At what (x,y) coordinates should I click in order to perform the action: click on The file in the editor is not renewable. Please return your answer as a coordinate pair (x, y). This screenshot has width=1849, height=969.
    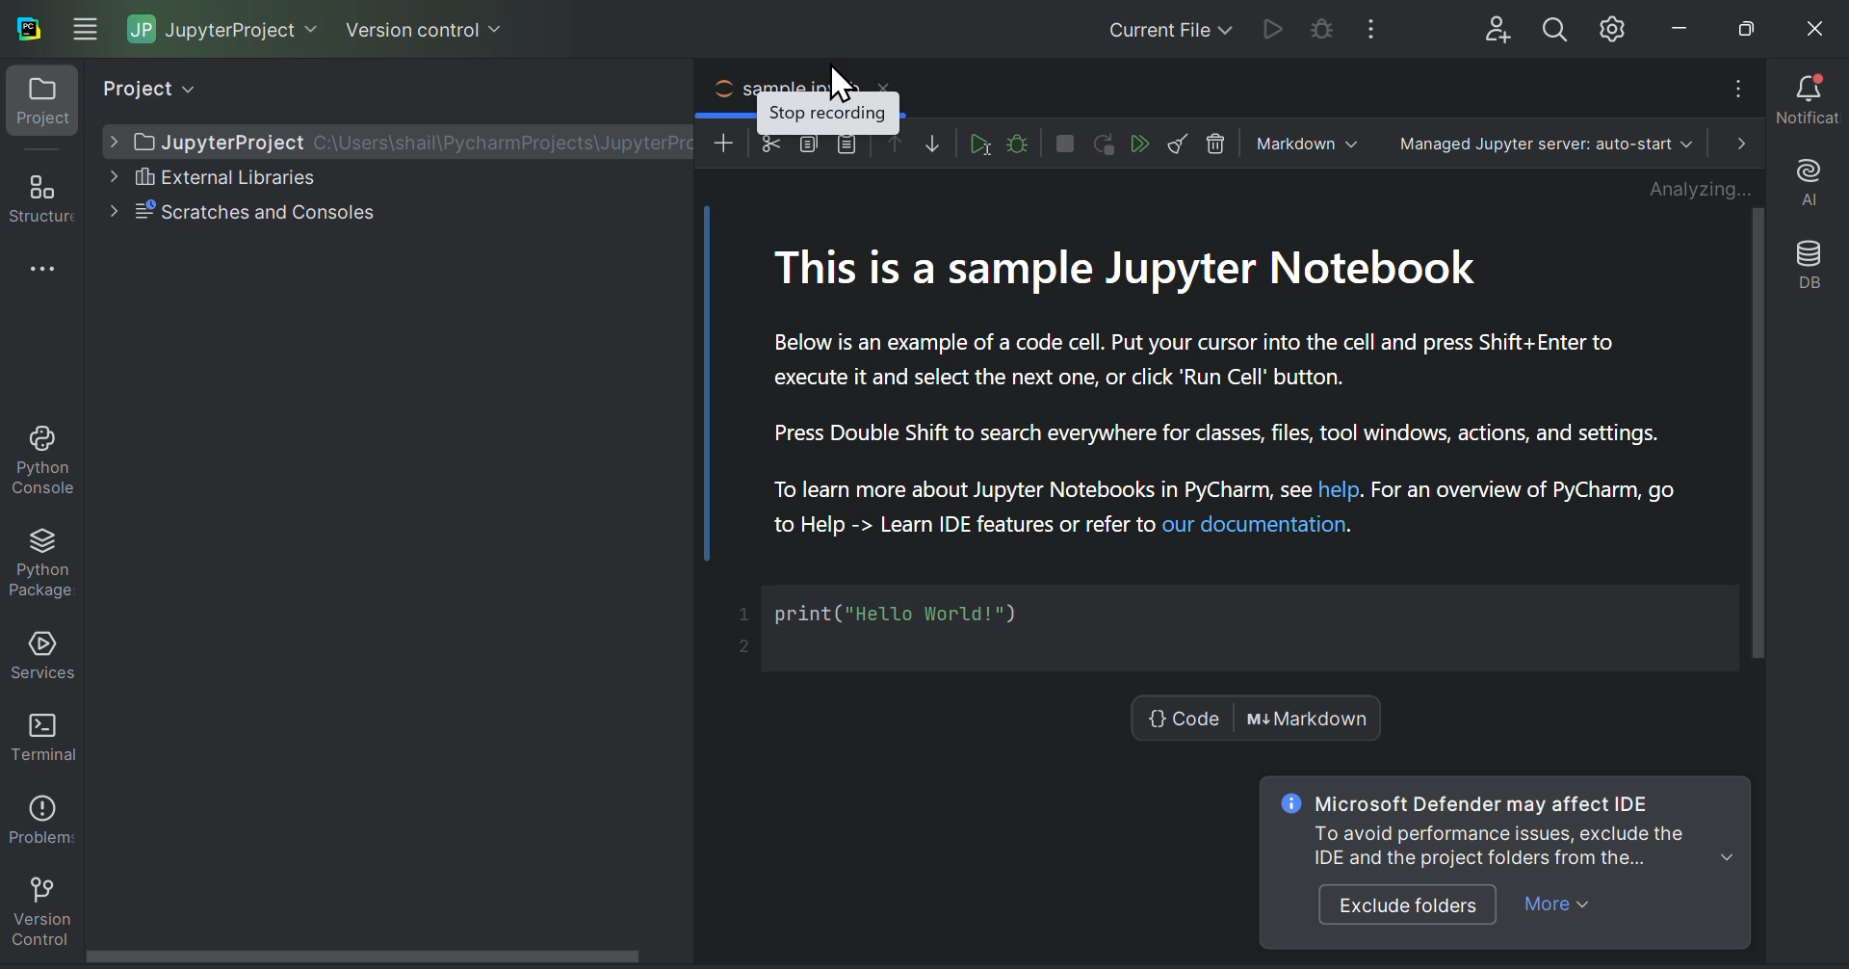
    Looking at the image, I should click on (1318, 28).